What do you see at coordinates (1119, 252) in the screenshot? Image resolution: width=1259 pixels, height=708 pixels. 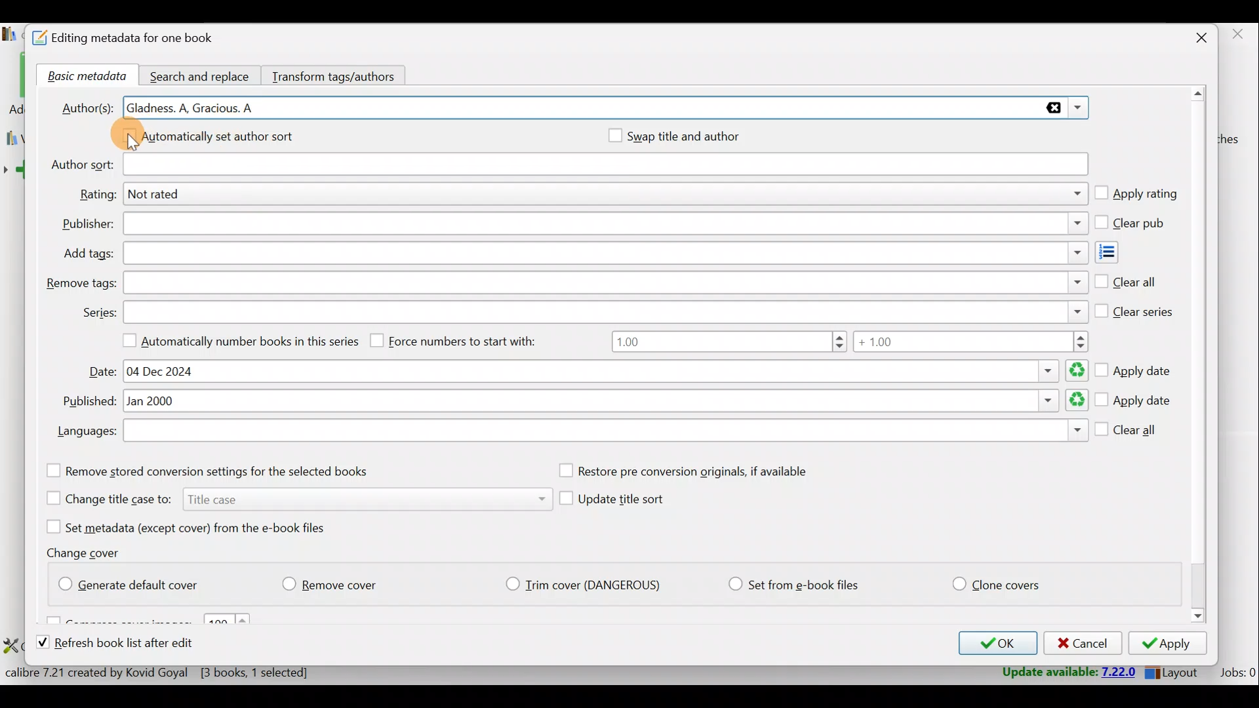 I see `Add tags` at bounding box center [1119, 252].